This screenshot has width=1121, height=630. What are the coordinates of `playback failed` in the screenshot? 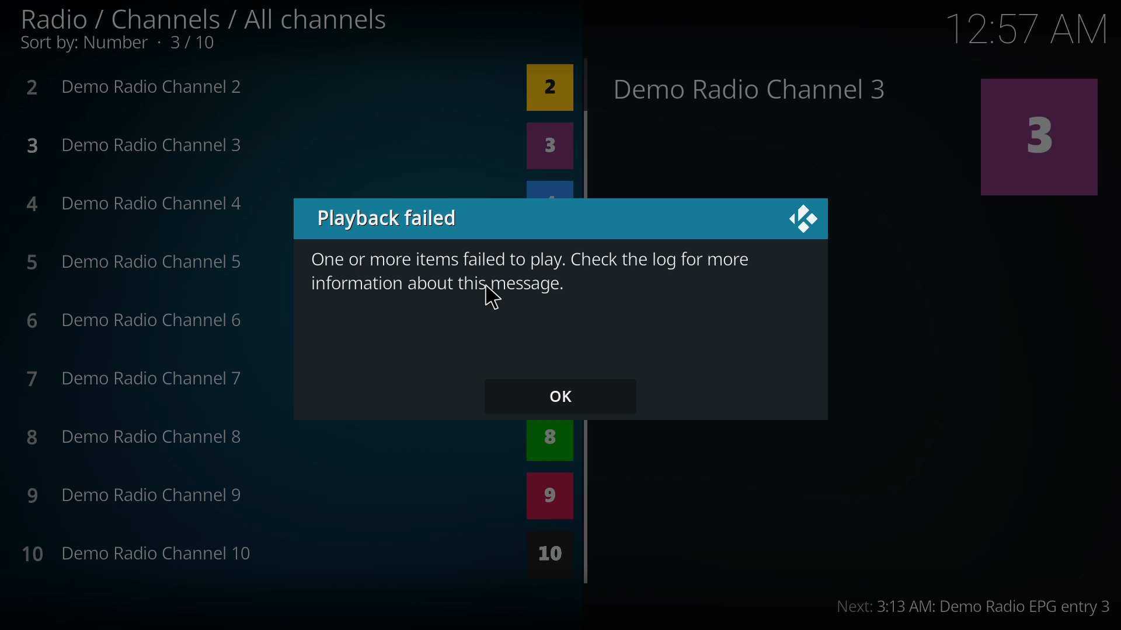 It's located at (390, 218).